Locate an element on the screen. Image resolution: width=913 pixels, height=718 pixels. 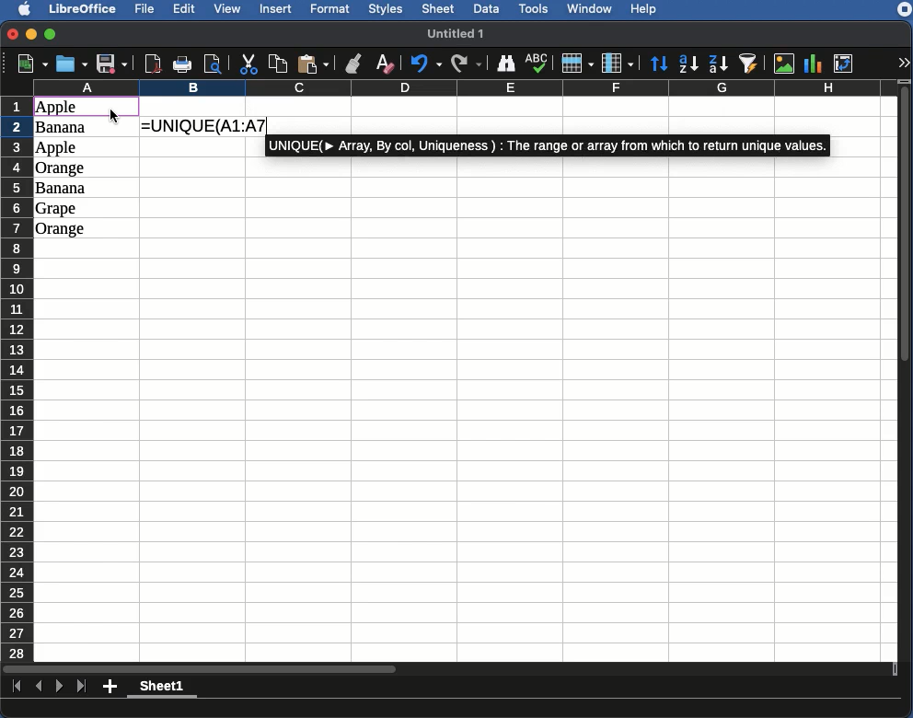
Print is located at coordinates (184, 64).